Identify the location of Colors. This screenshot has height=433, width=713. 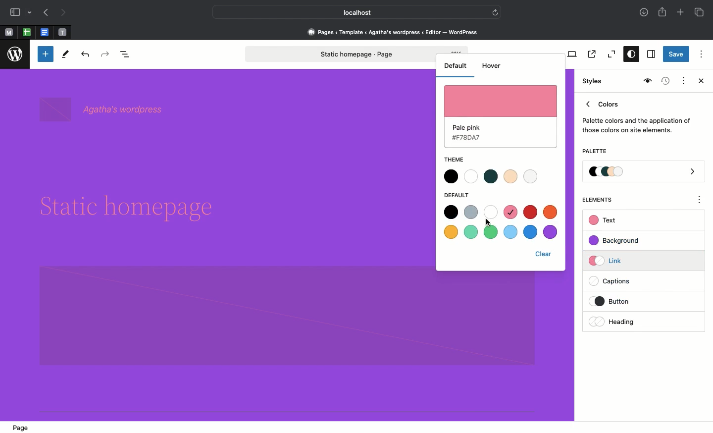
(637, 115).